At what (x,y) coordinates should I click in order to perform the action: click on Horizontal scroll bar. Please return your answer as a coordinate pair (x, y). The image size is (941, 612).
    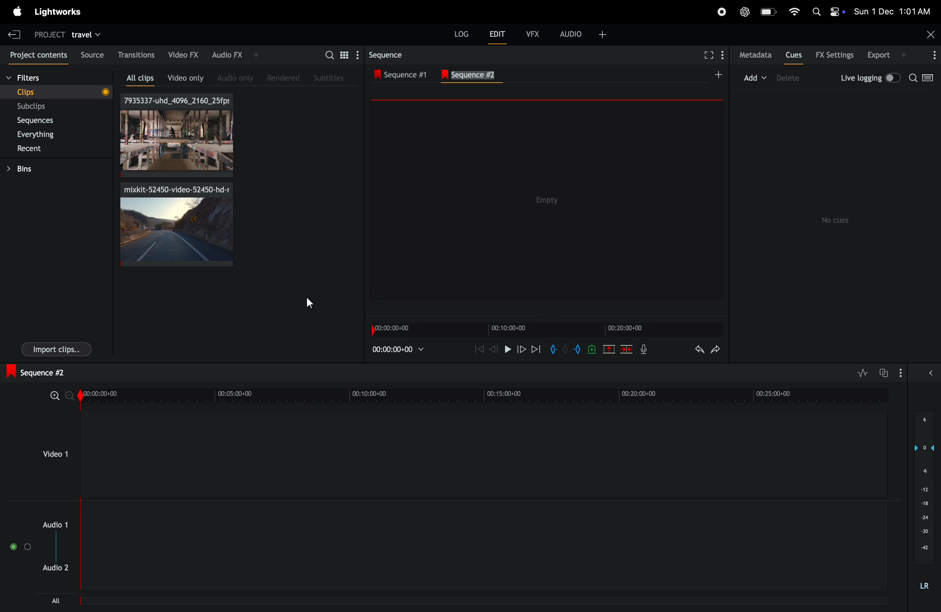
    Looking at the image, I should click on (212, 603).